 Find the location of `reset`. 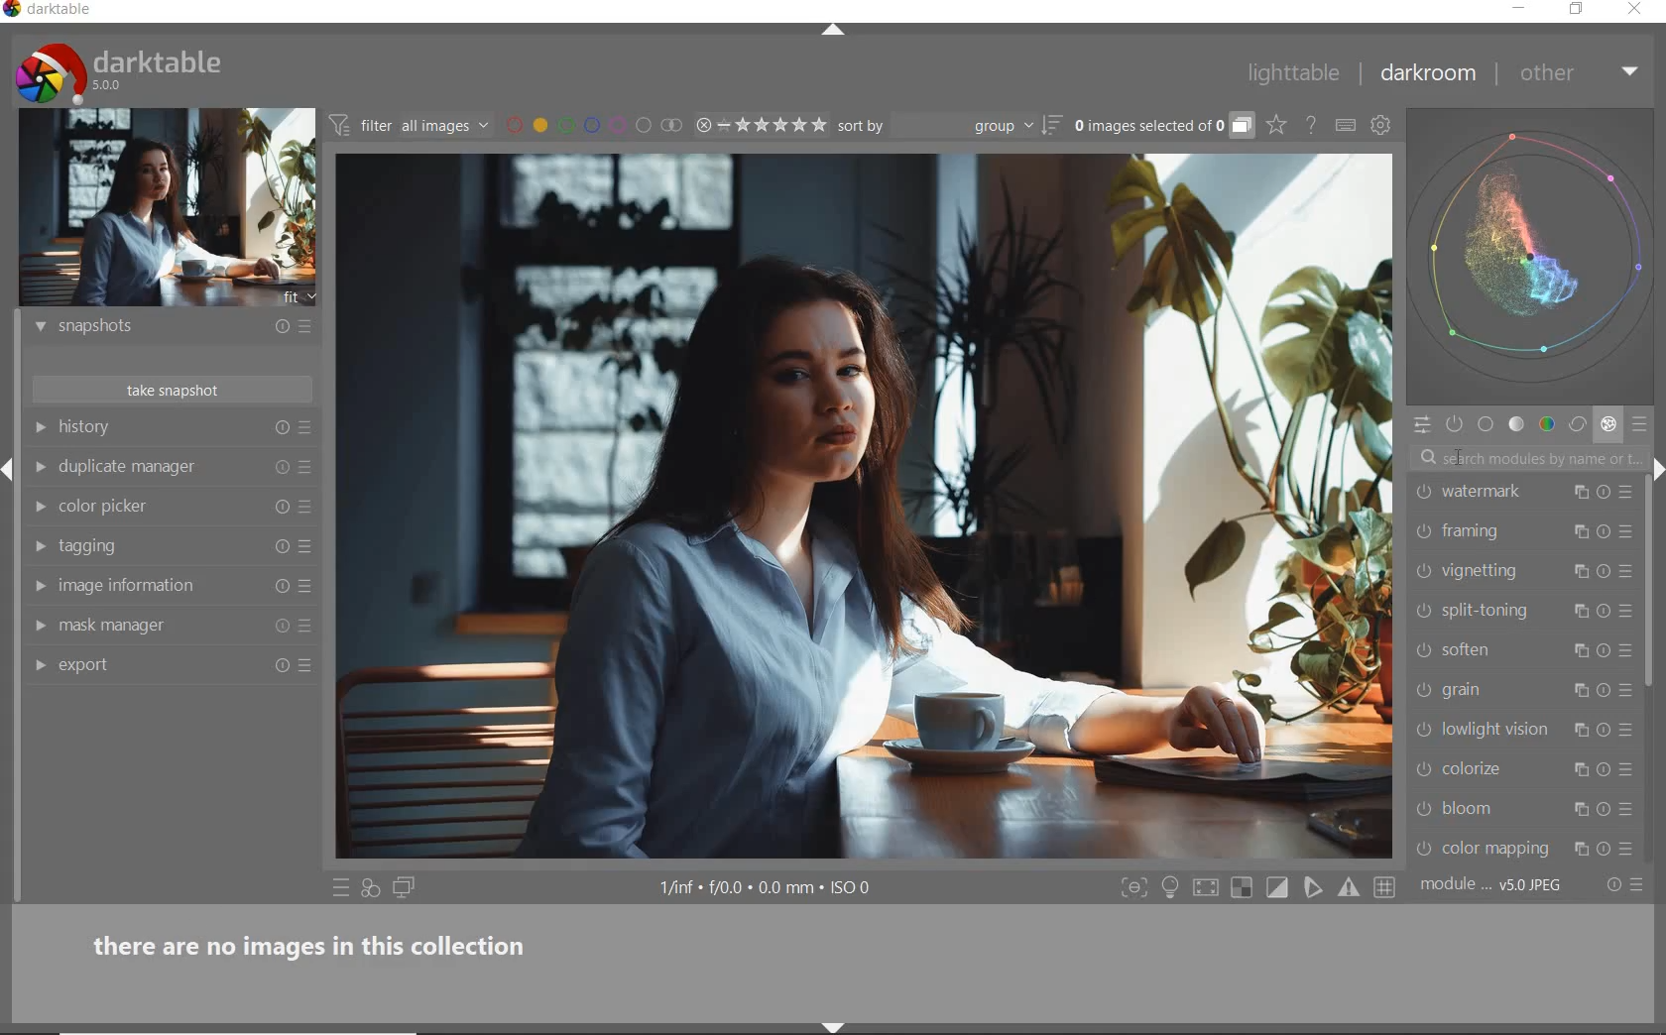

reset is located at coordinates (281, 630).